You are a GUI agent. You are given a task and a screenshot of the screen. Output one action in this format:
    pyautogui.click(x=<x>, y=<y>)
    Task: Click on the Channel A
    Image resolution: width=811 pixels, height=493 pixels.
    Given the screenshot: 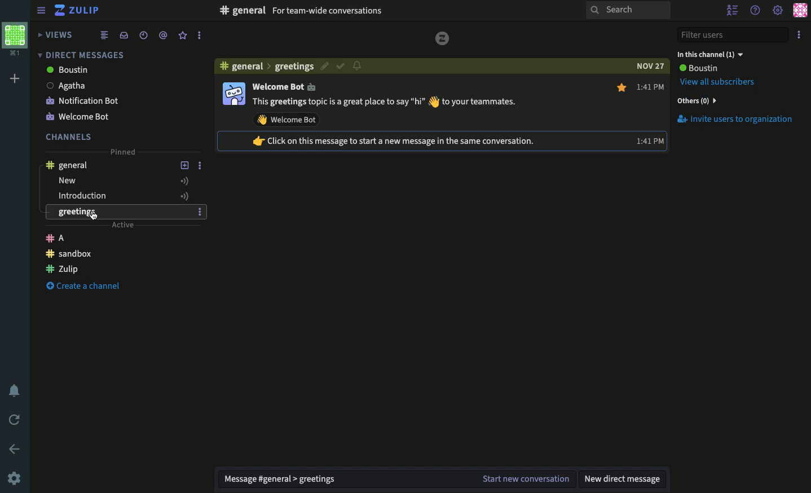 What is the action you would take?
    pyautogui.click(x=119, y=240)
    